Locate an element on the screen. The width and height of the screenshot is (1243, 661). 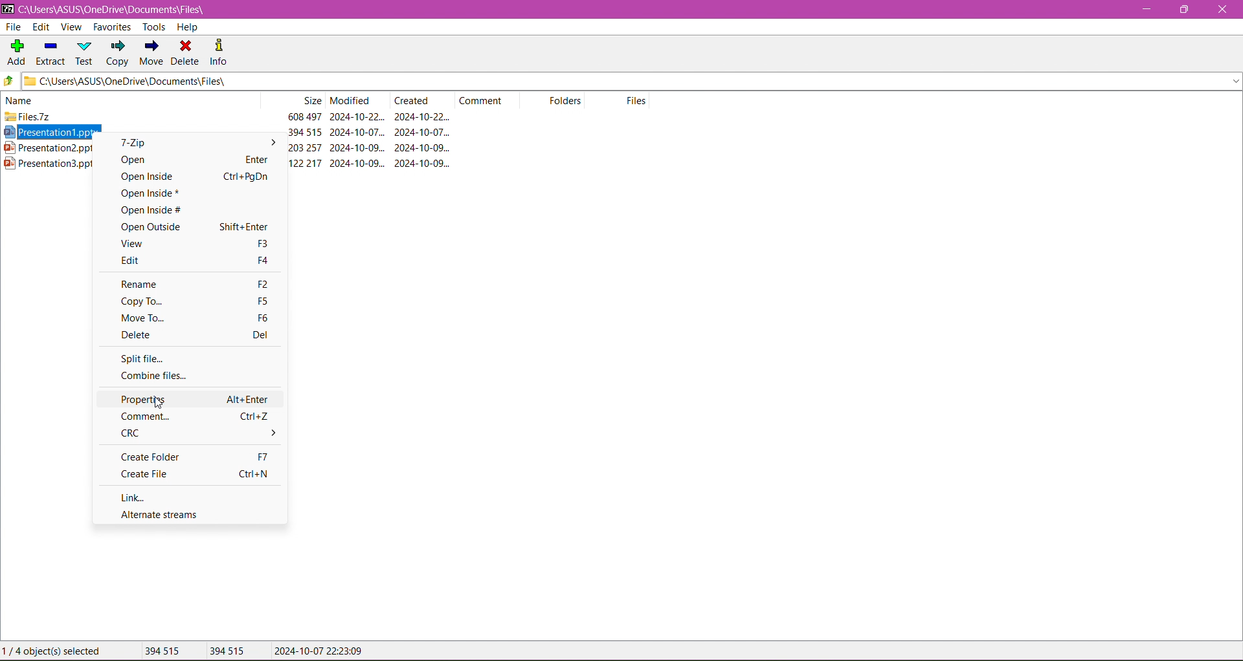
Combine files is located at coordinates (159, 378).